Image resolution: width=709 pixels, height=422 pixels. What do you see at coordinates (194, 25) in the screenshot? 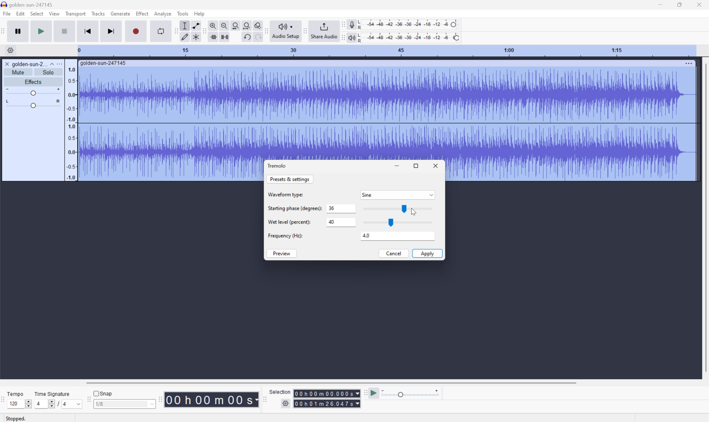
I see `Envelop tool` at bounding box center [194, 25].